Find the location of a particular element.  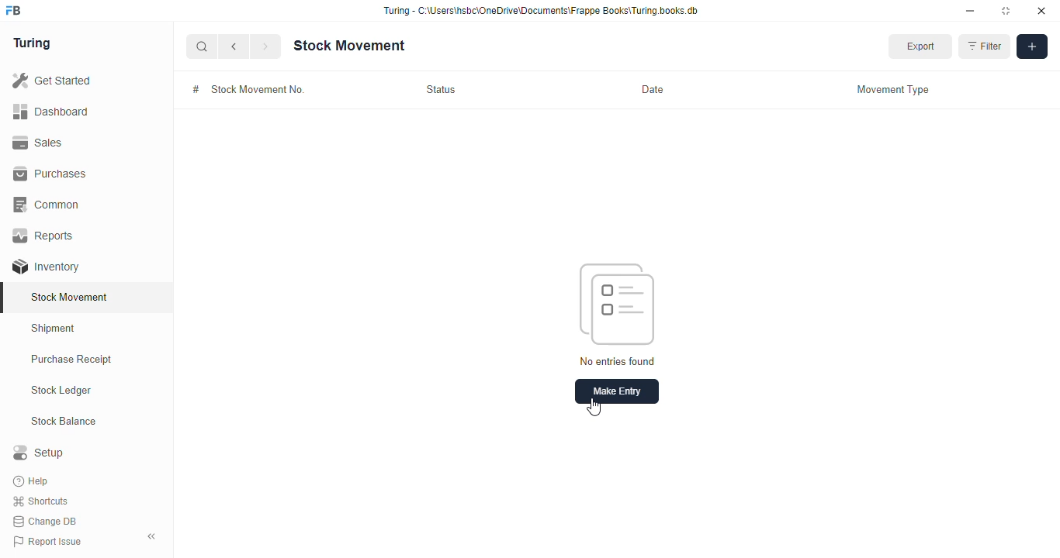

cursor is located at coordinates (594, 407).